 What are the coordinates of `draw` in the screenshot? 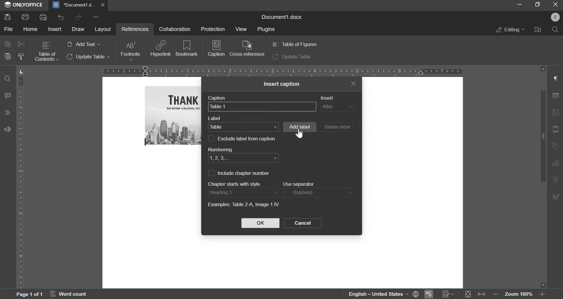 It's located at (78, 29).